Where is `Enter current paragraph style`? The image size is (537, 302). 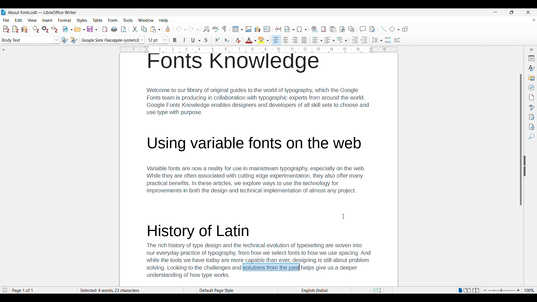 Enter current paragraph style is located at coordinates (27, 40).